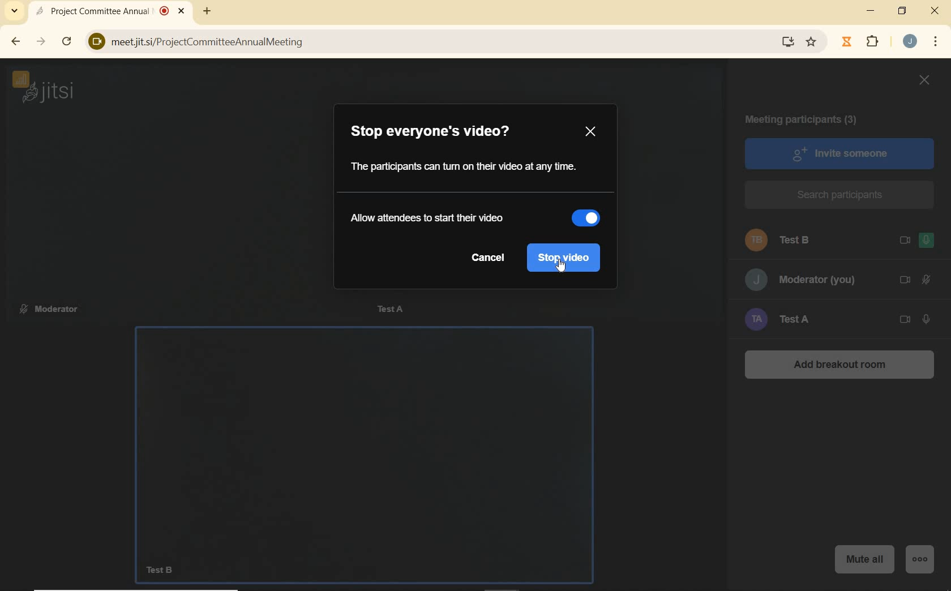  Describe the element at coordinates (593, 133) in the screenshot. I see `CLOSE` at that location.